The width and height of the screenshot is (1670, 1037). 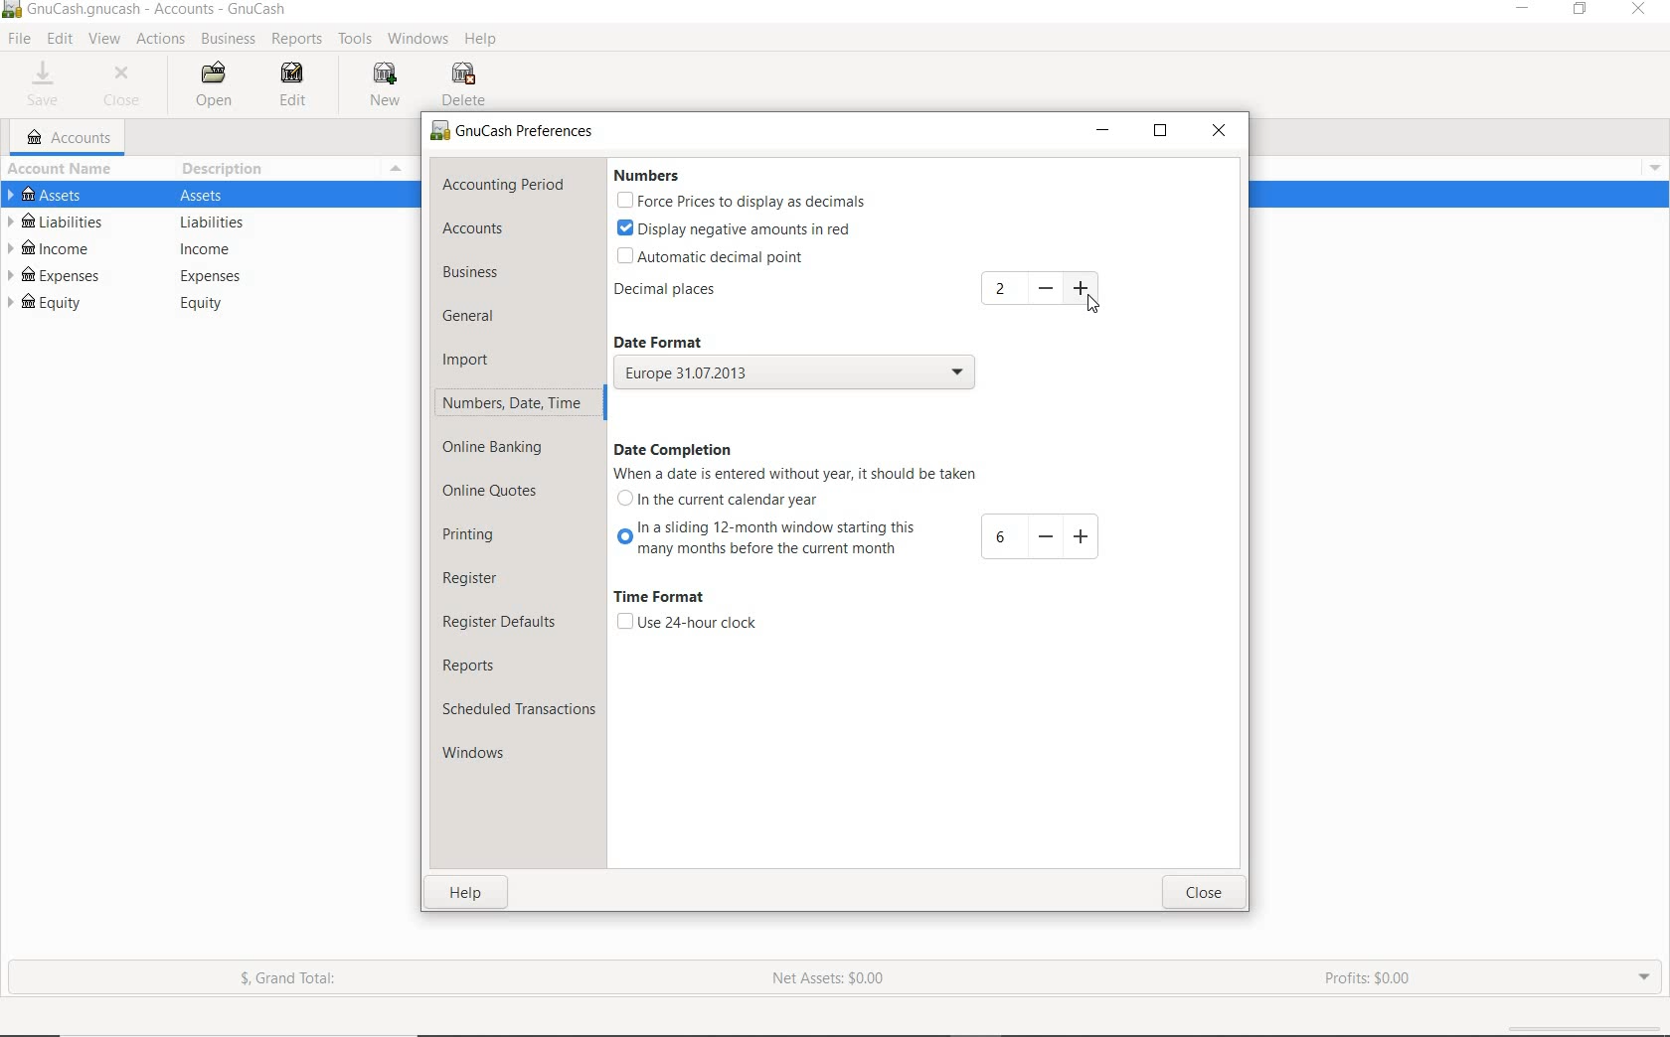 What do you see at coordinates (485, 664) in the screenshot?
I see `reports` at bounding box center [485, 664].